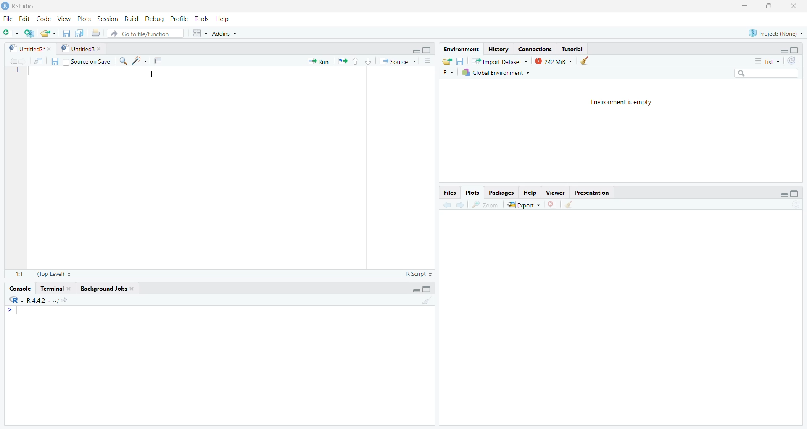 The width and height of the screenshot is (807, 429). I want to click on save workspace, so click(460, 61).